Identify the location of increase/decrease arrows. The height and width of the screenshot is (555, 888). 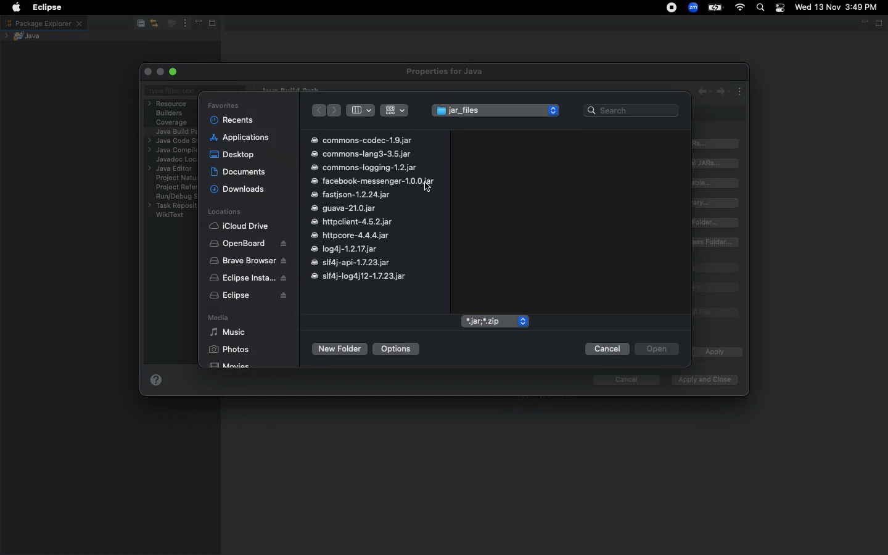
(554, 110).